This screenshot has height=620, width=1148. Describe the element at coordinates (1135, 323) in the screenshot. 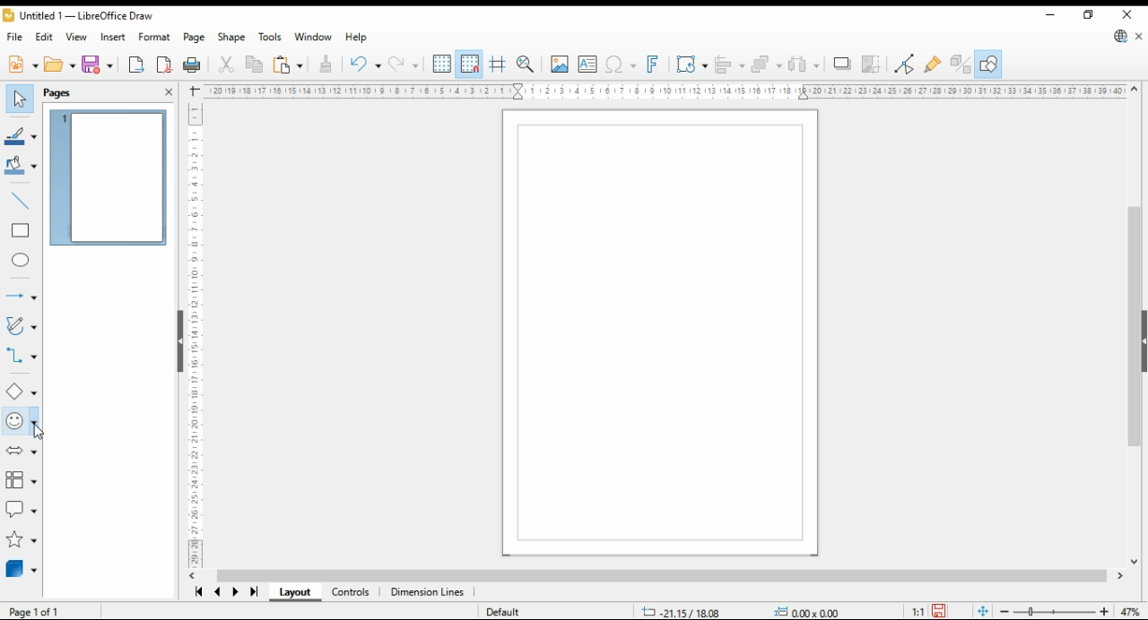

I see `scroll bar` at that location.